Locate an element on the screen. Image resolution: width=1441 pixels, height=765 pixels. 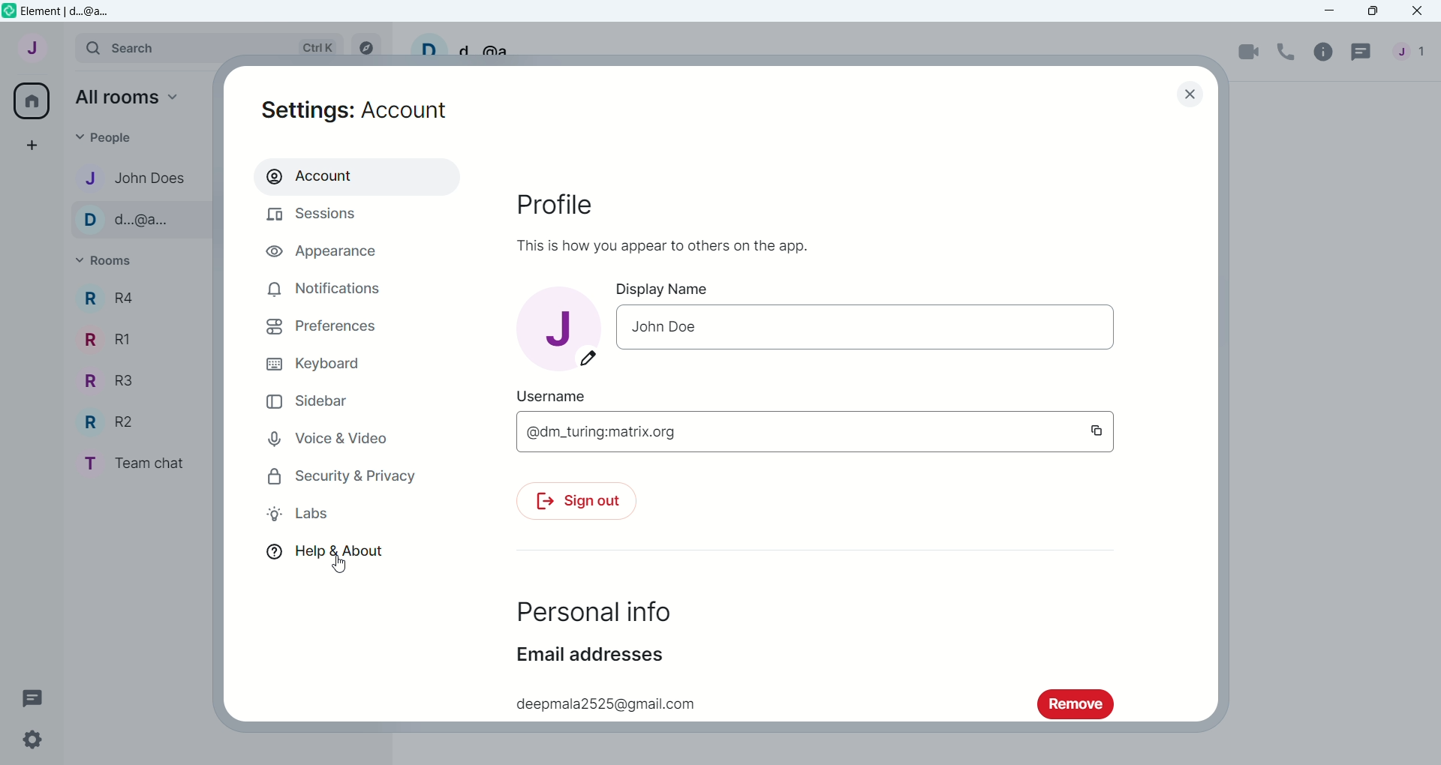
Contact name is located at coordinates (138, 176).